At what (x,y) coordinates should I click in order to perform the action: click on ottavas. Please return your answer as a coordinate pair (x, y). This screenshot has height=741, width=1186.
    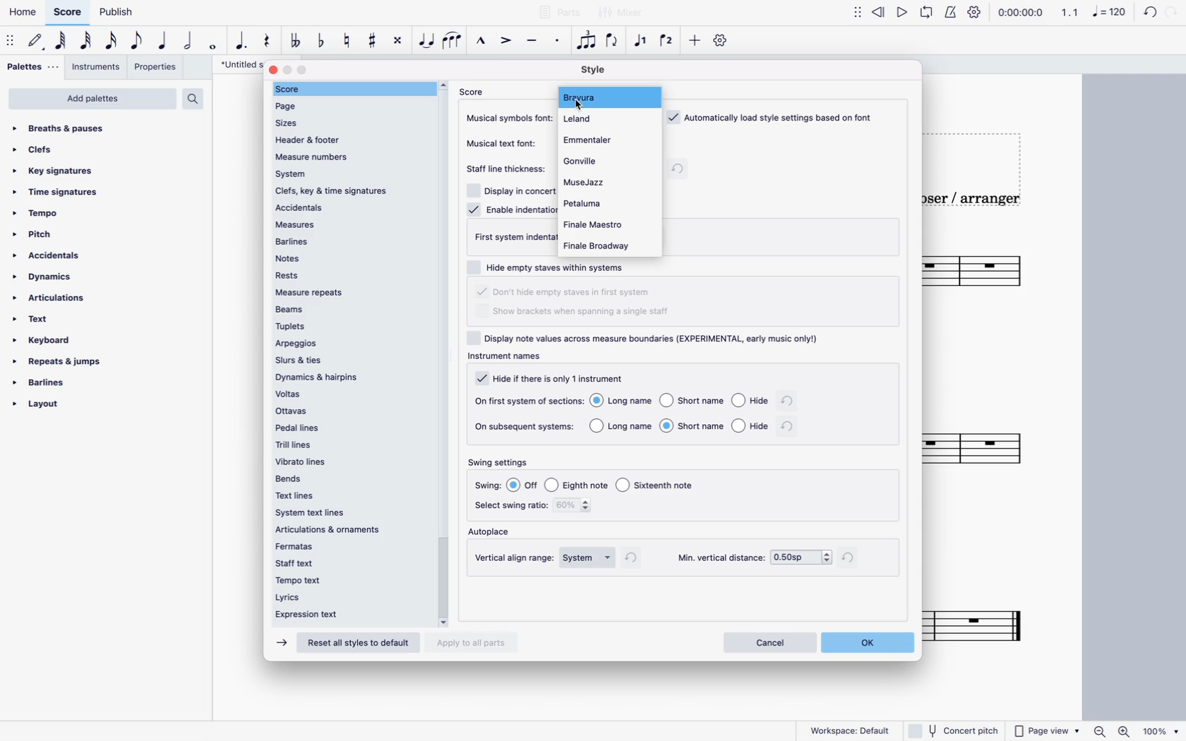
    Looking at the image, I should click on (352, 411).